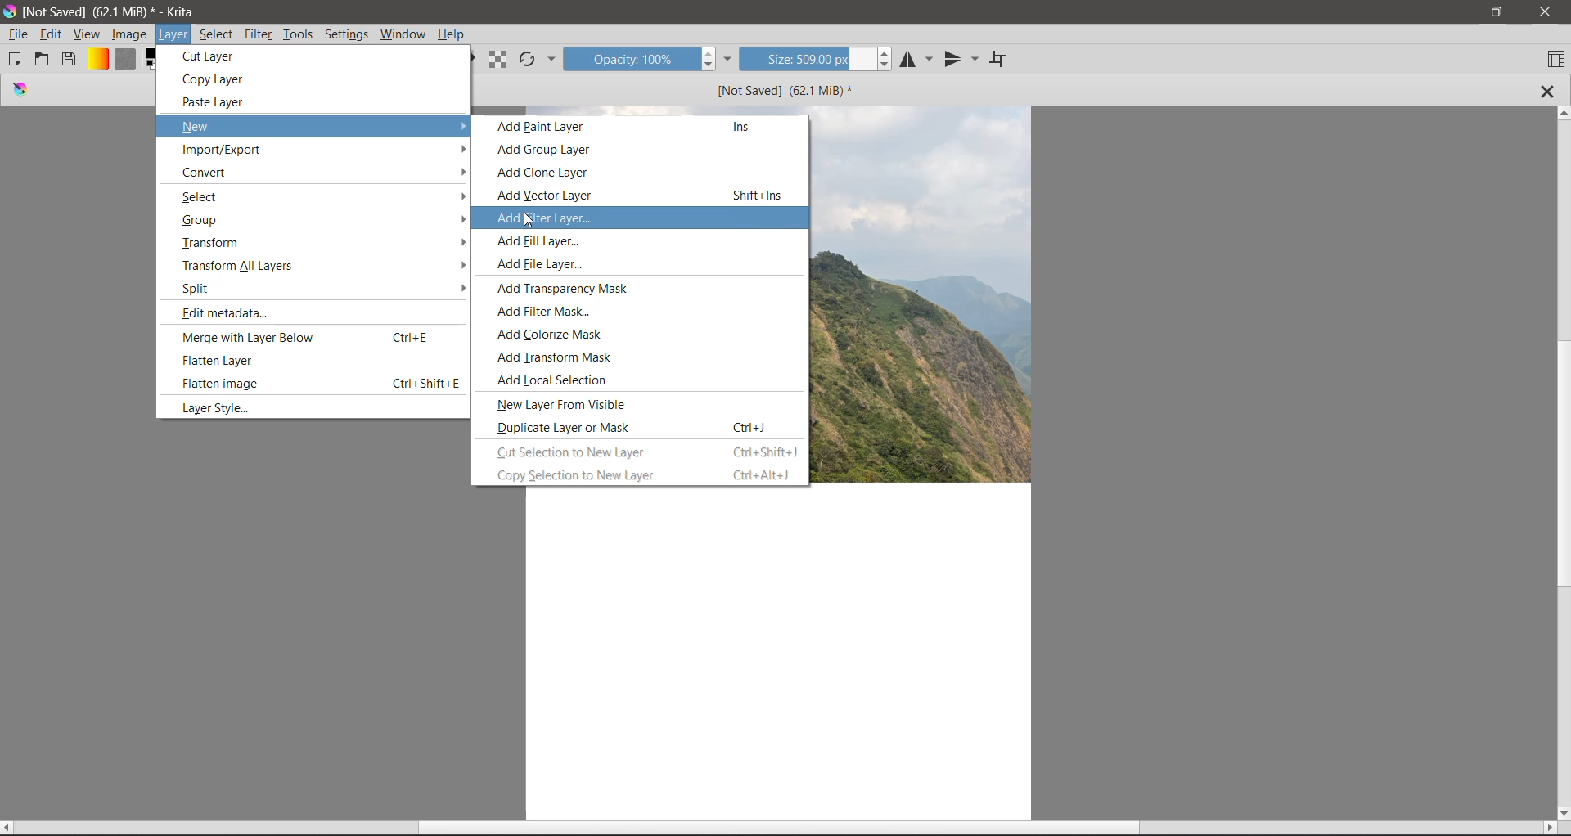 The width and height of the screenshot is (1571, 836). What do you see at coordinates (52, 34) in the screenshot?
I see `Edit` at bounding box center [52, 34].